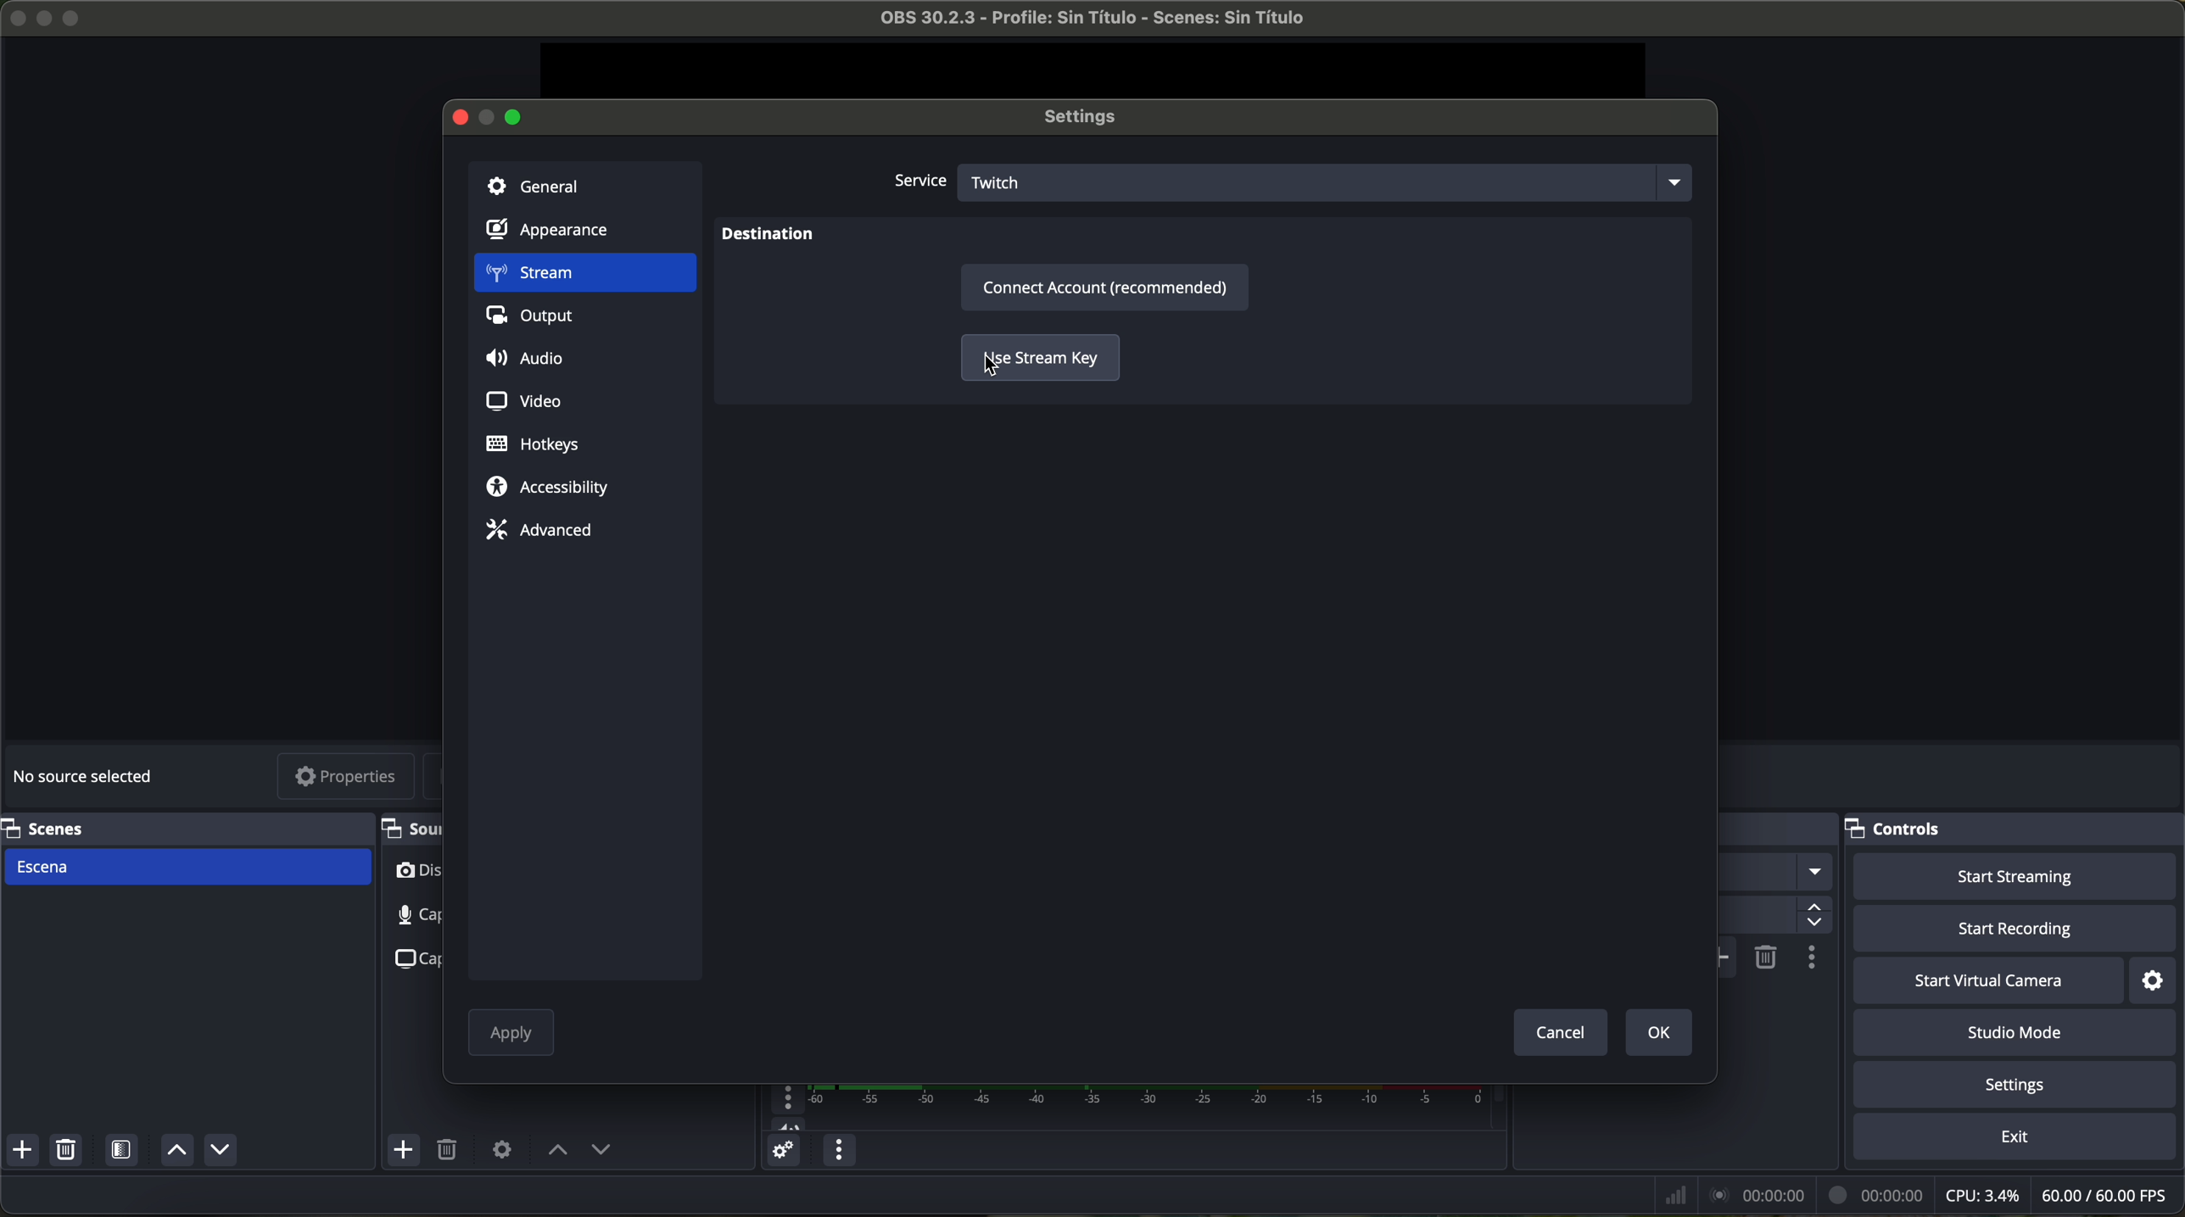 This screenshot has height=1217, width=2185. Describe the element at coordinates (539, 529) in the screenshot. I see `advanced` at that location.